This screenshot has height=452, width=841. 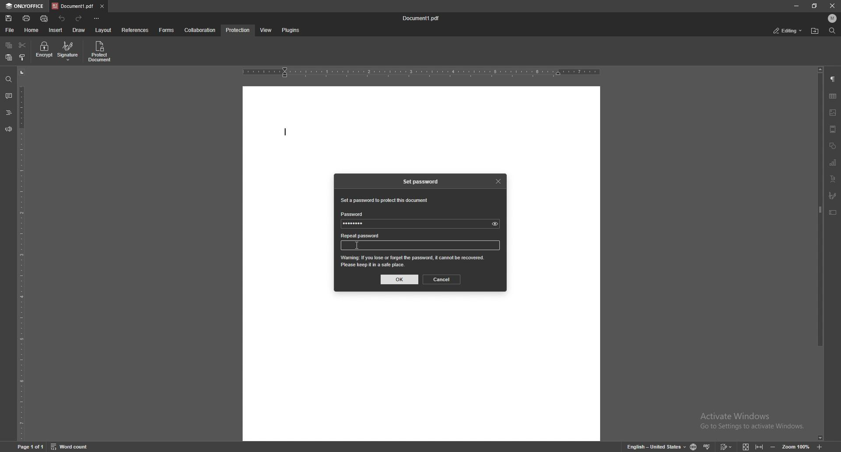 What do you see at coordinates (22, 57) in the screenshot?
I see `copy style` at bounding box center [22, 57].